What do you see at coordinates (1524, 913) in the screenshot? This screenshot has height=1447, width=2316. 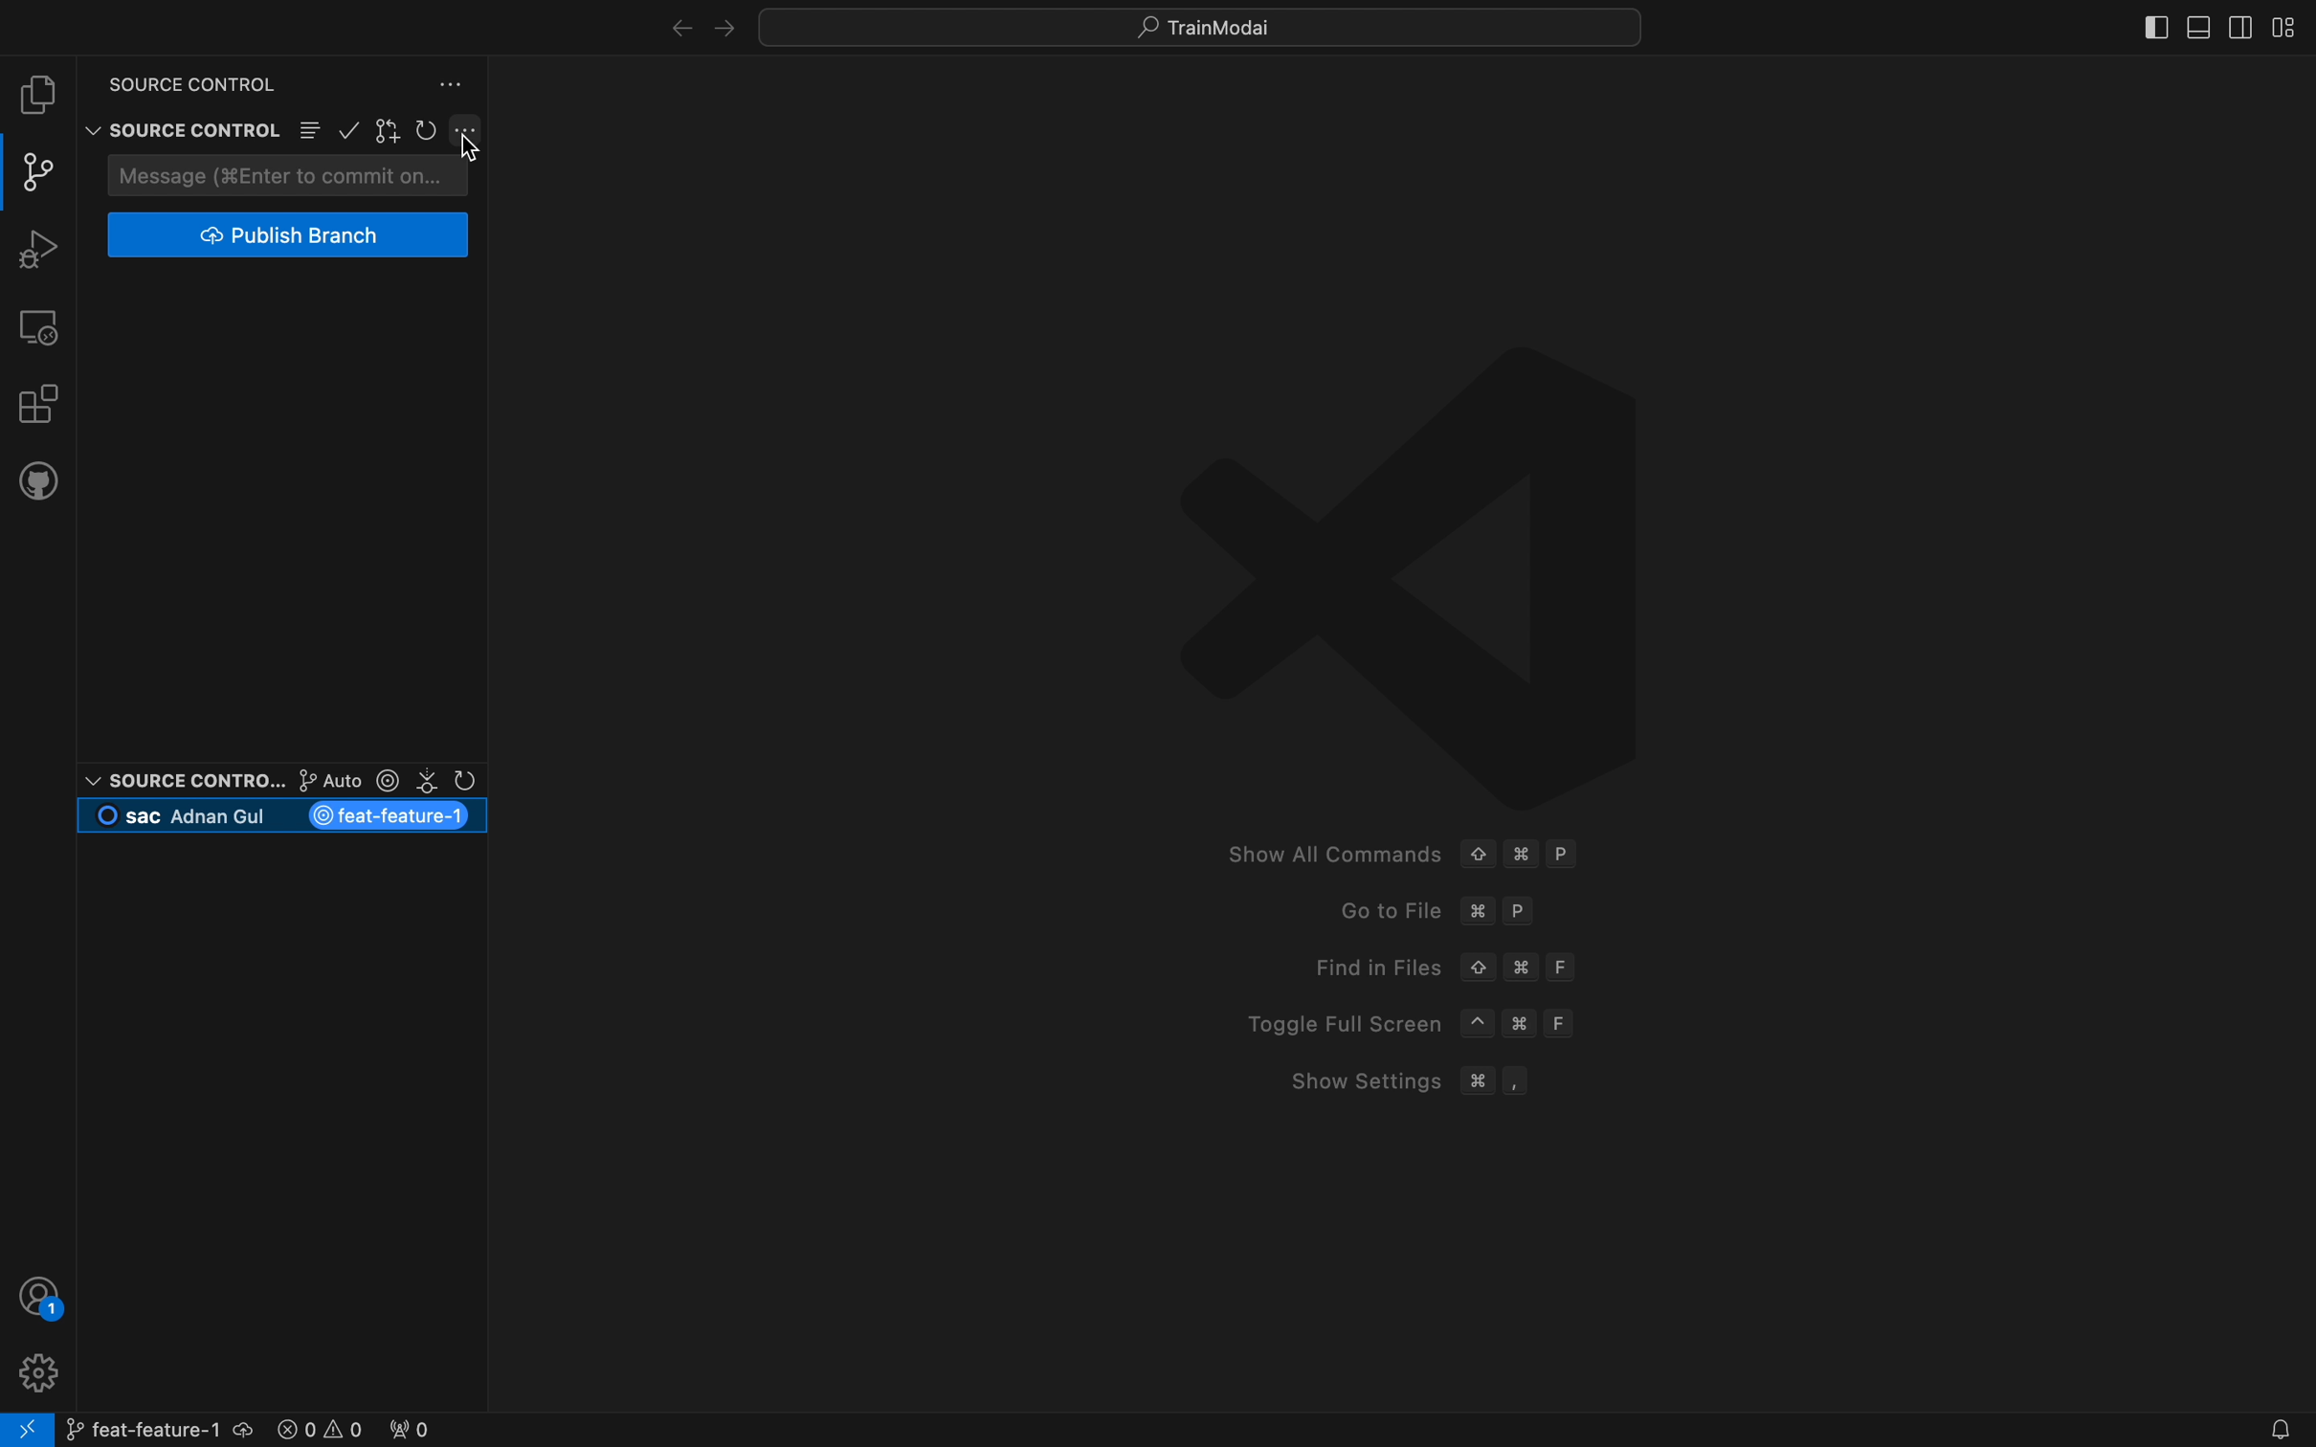 I see `P` at bounding box center [1524, 913].